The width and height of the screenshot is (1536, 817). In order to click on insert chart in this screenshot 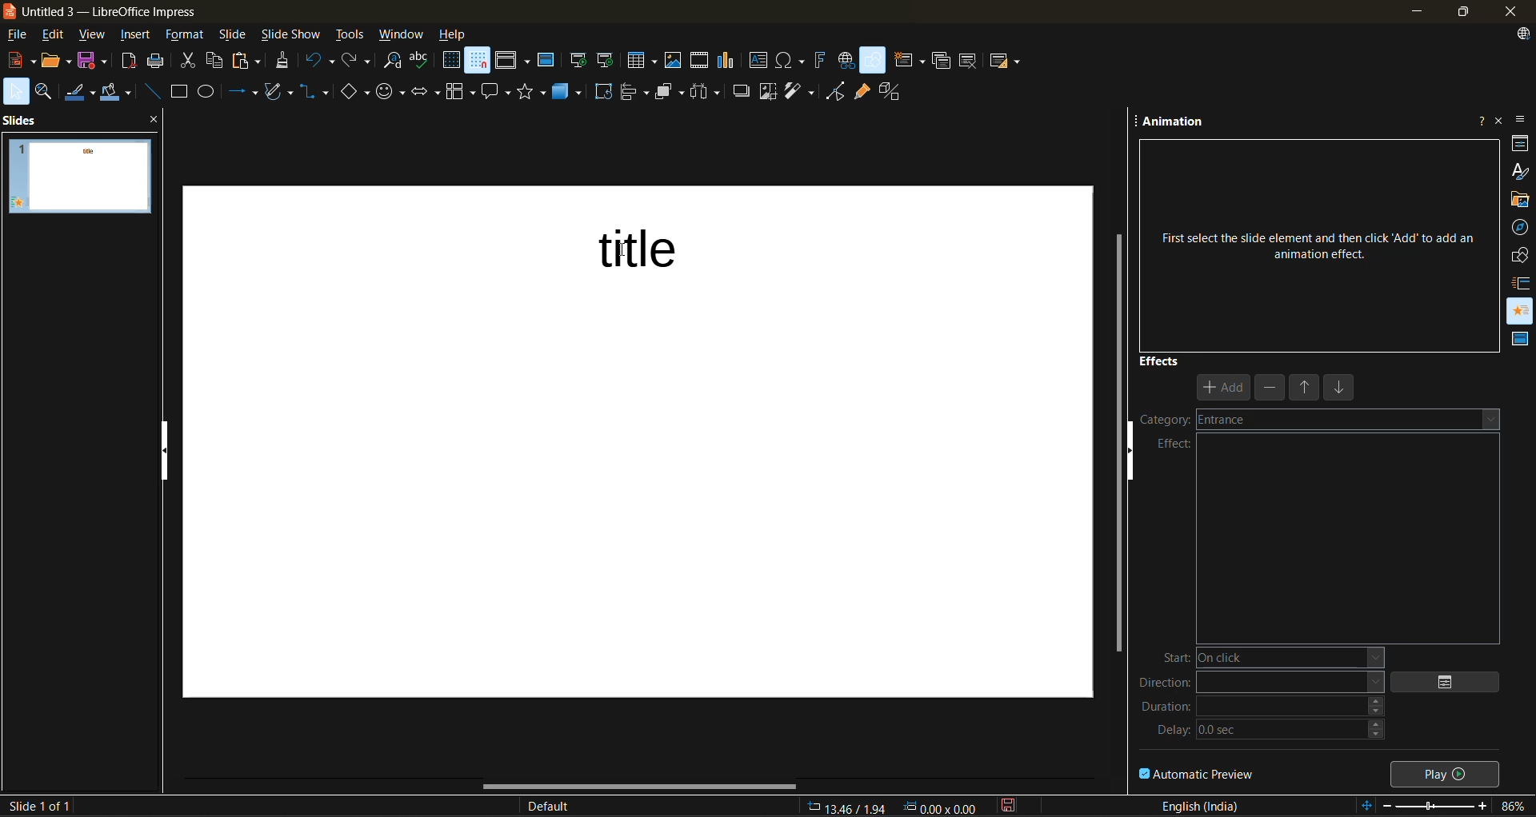, I will do `click(727, 61)`.